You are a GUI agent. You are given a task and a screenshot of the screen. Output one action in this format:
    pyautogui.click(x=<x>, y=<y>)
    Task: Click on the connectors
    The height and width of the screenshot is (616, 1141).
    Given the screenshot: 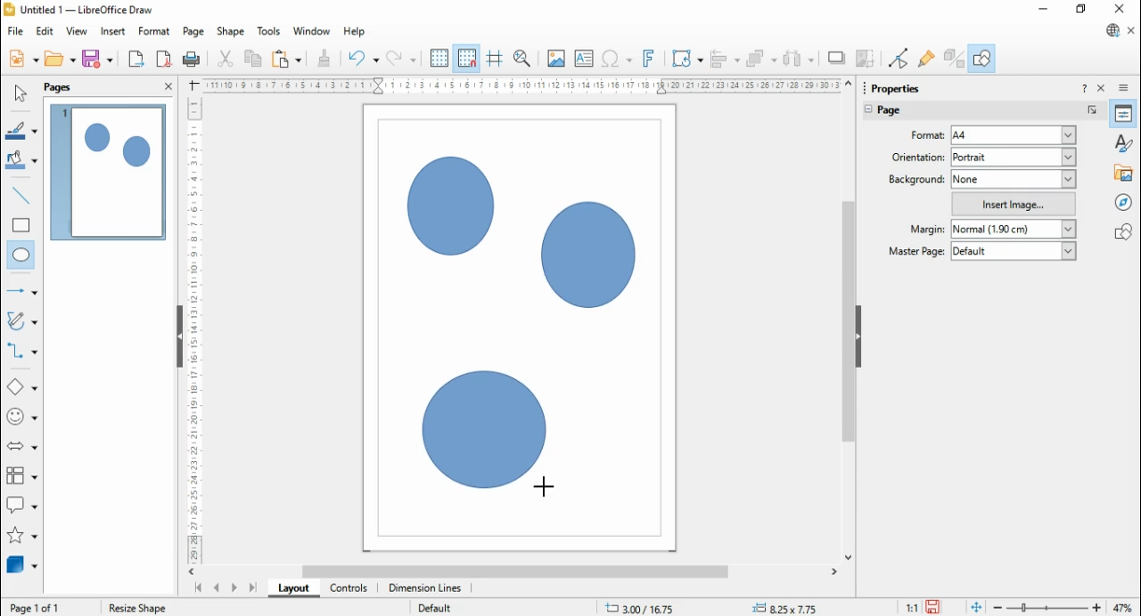 What is the action you would take?
    pyautogui.click(x=22, y=351)
    